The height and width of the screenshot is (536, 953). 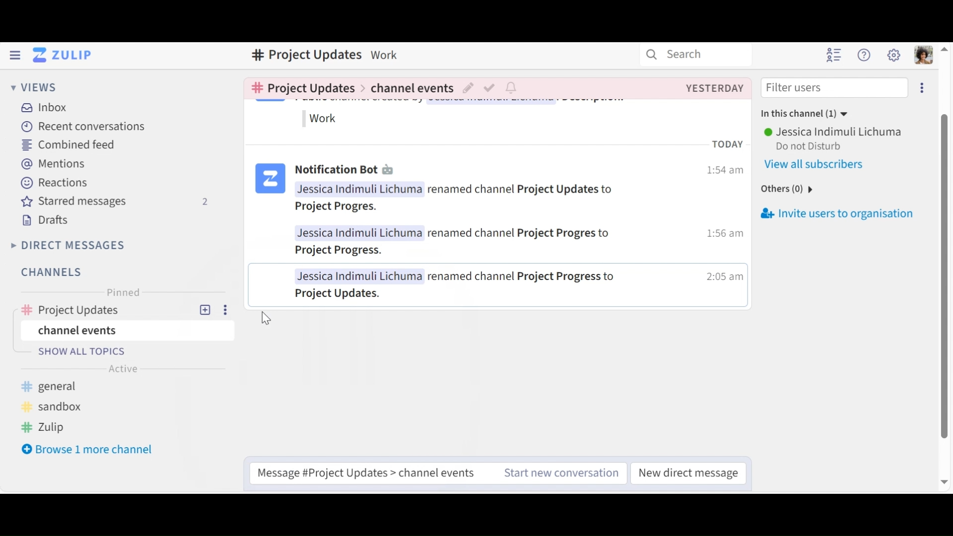 I want to click on Reactions, so click(x=54, y=182).